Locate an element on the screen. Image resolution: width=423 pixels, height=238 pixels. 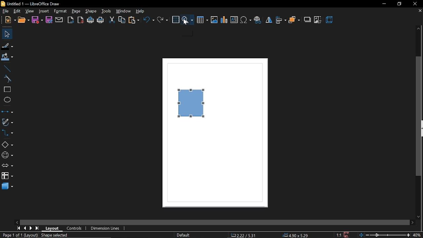
Insert text is located at coordinates (235, 20).